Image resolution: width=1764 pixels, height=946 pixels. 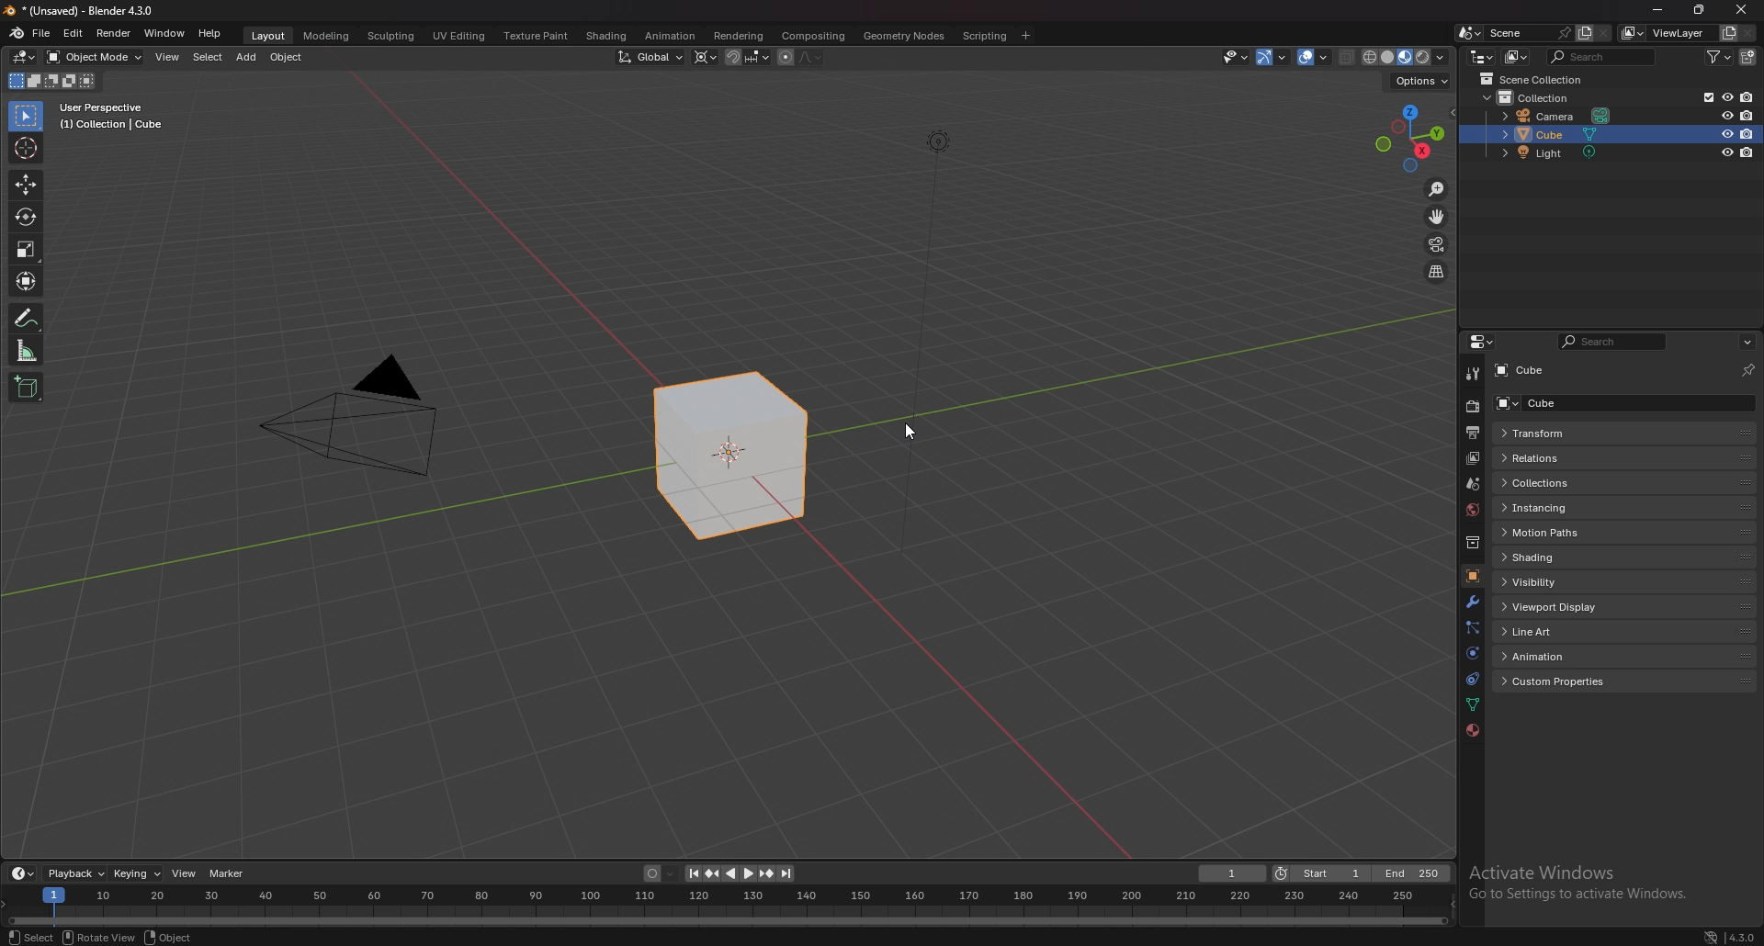 I want to click on display mode, so click(x=1516, y=57).